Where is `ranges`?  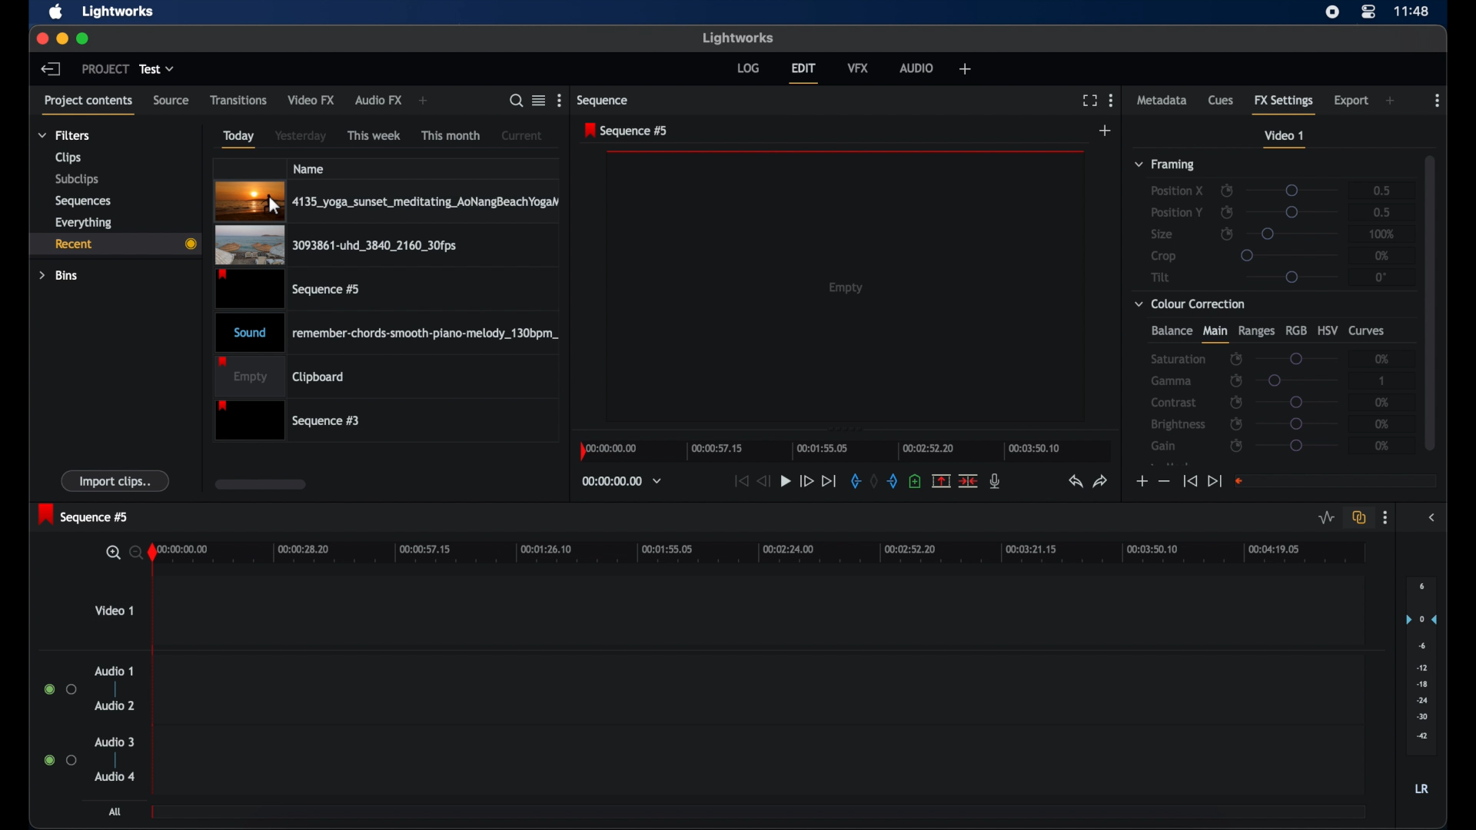 ranges is located at coordinates (1256, 331).